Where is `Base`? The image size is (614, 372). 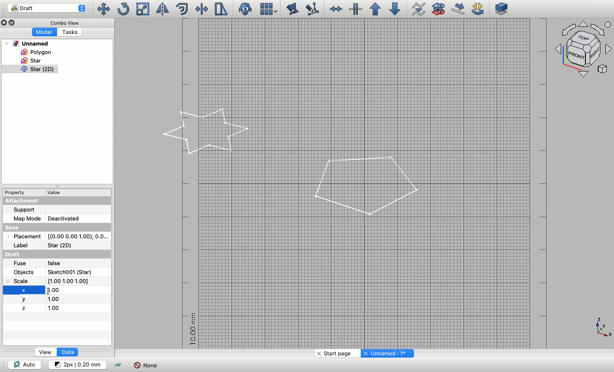 Base is located at coordinates (57, 227).